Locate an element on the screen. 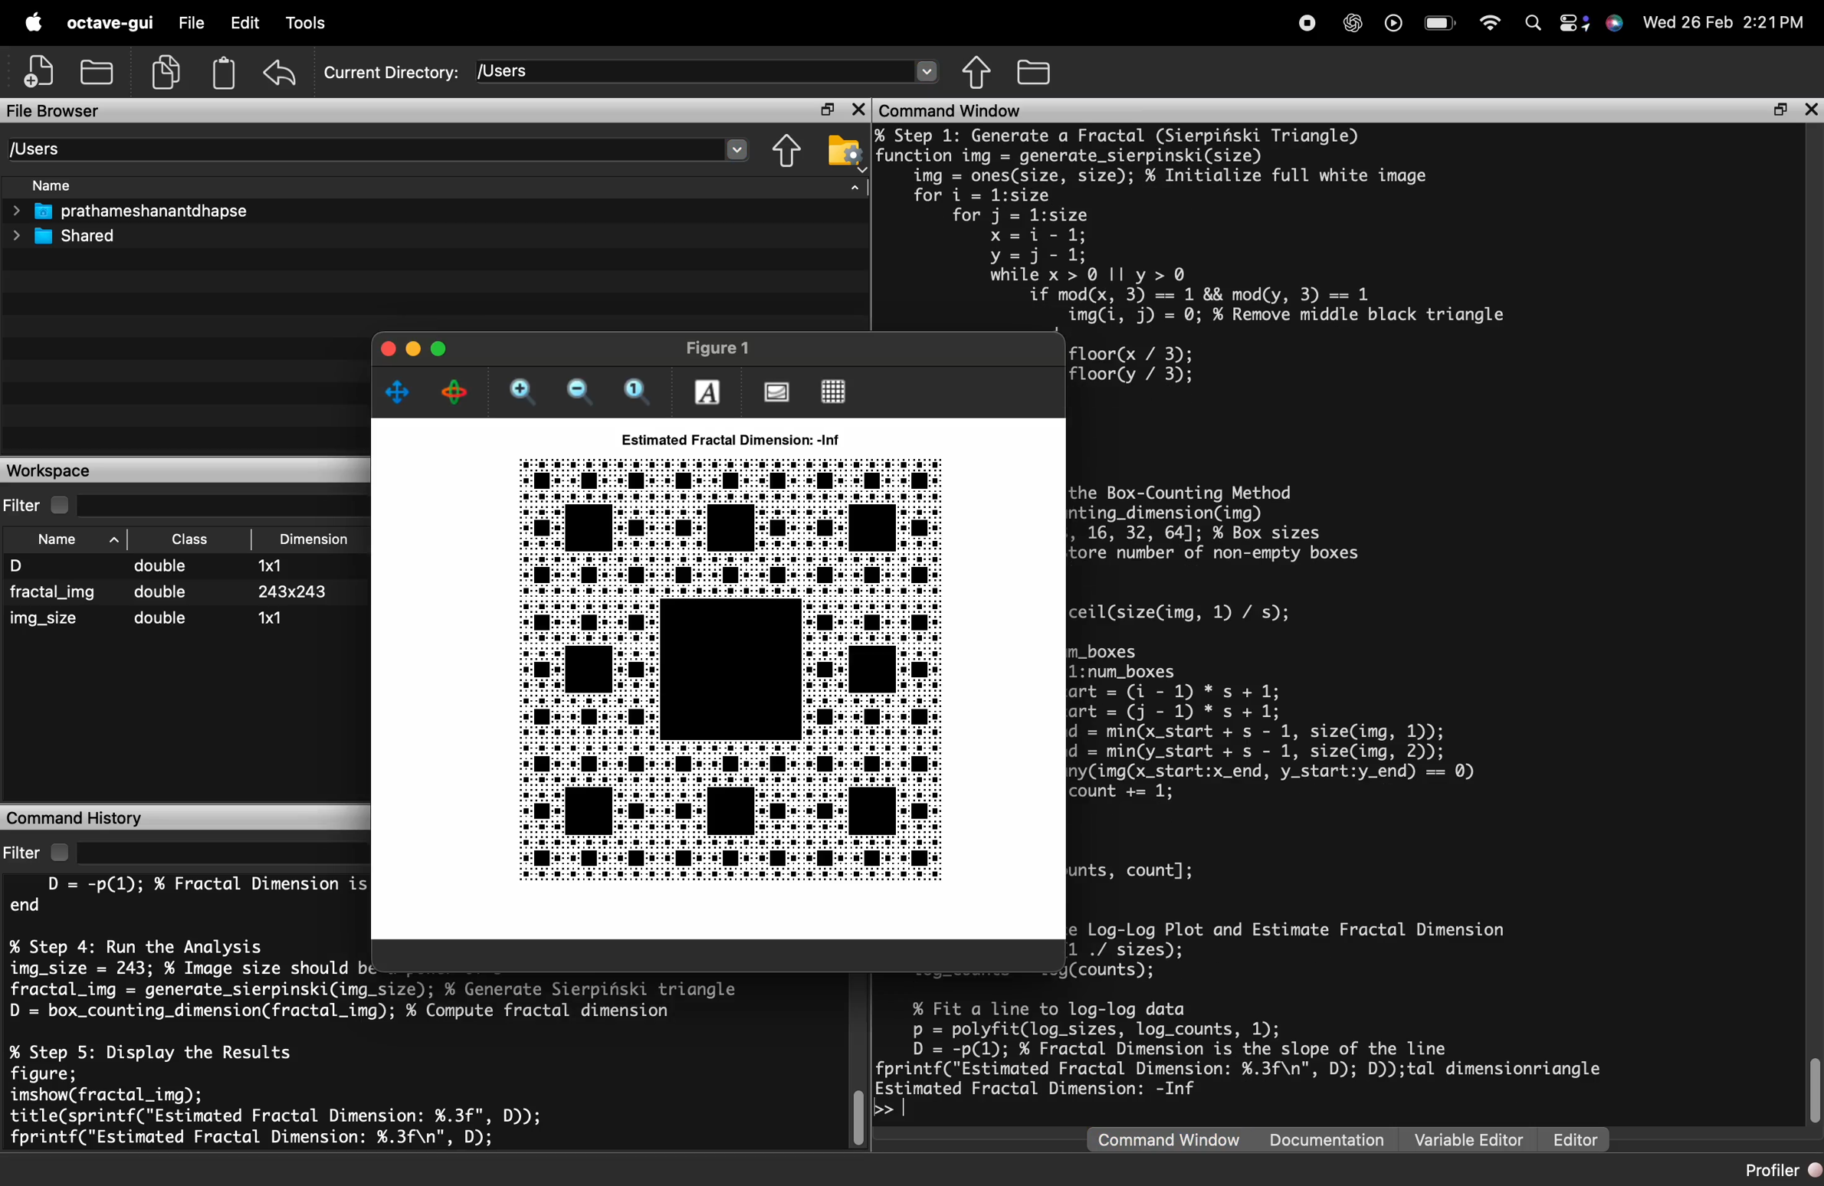 This screenshot has height=1186, width=1824. storage is located at coordinates (225, 74).